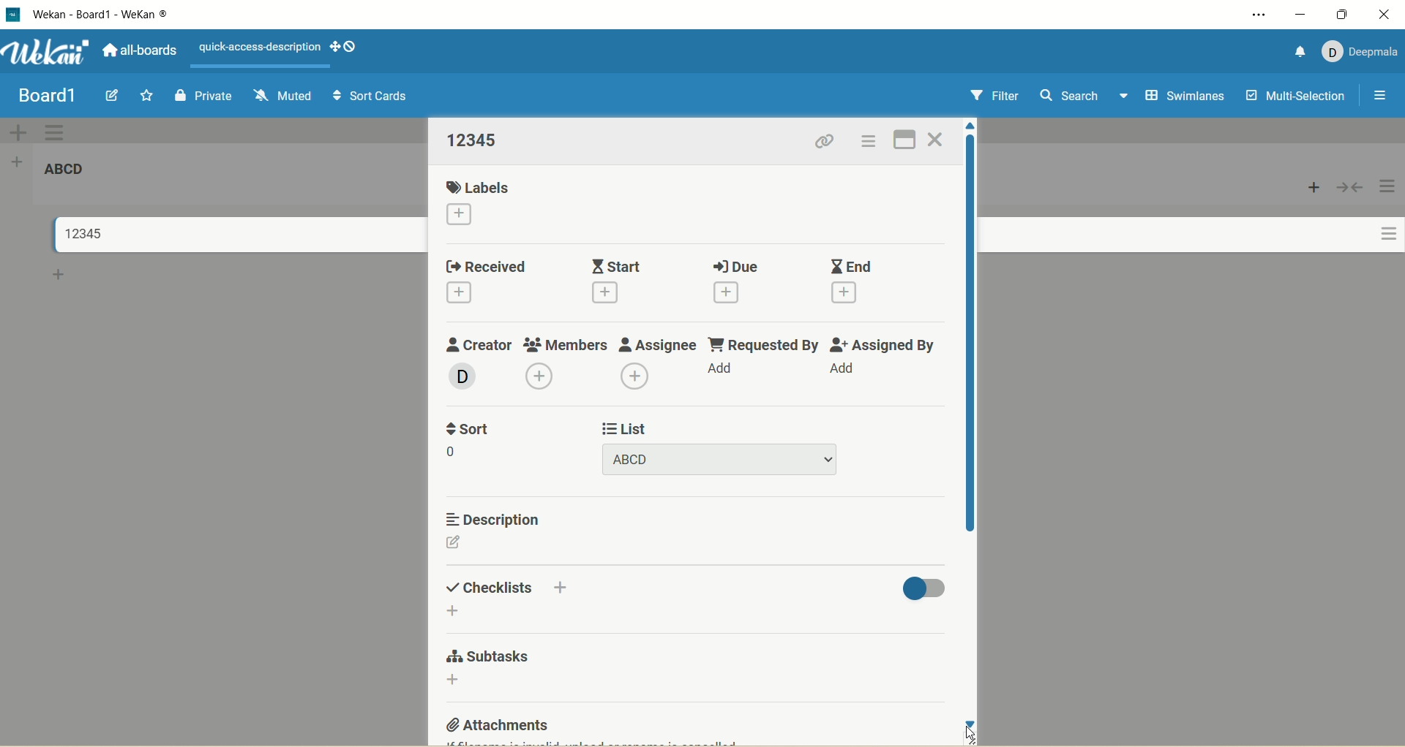 This screenshot has height=747, width=1405. I want to click on actions, so click(866, 144).